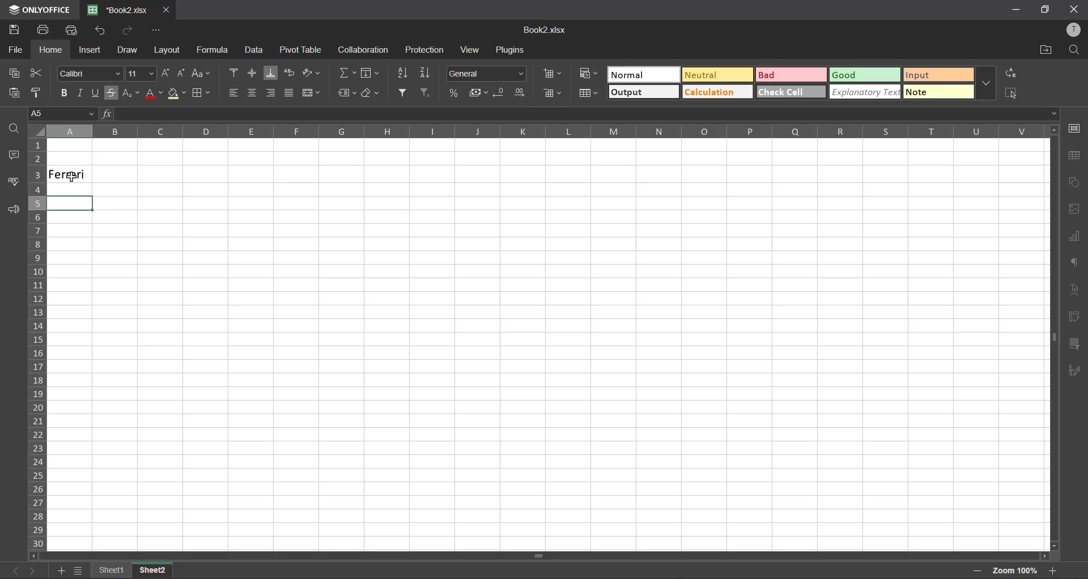 This screenshot has width=1088, height=579. What do you see at coordinates (58, 571) in the screenshot?
I see `add sheet` at bounding box center [58, 571].